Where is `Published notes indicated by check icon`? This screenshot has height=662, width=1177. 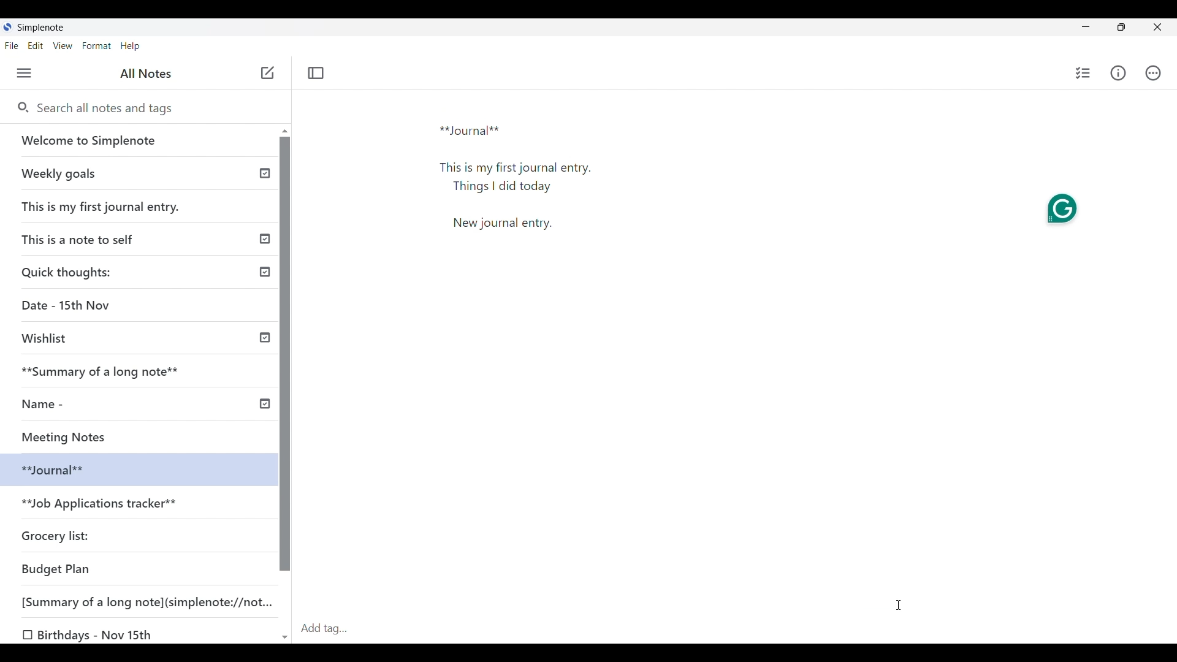
Published notes indicated by check icon is located at coordinates (265, 289).